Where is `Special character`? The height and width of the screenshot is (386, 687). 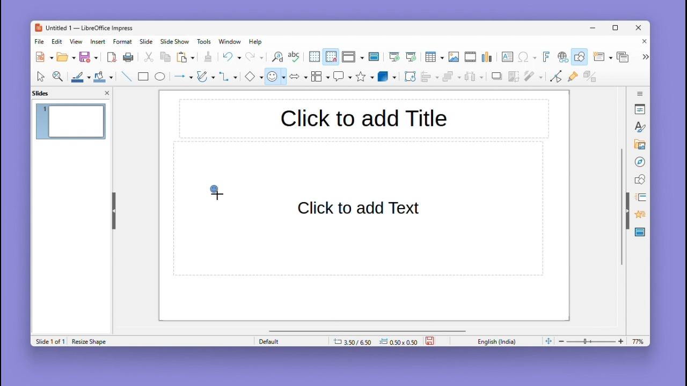
Special character is located at coordinates (528, 58).